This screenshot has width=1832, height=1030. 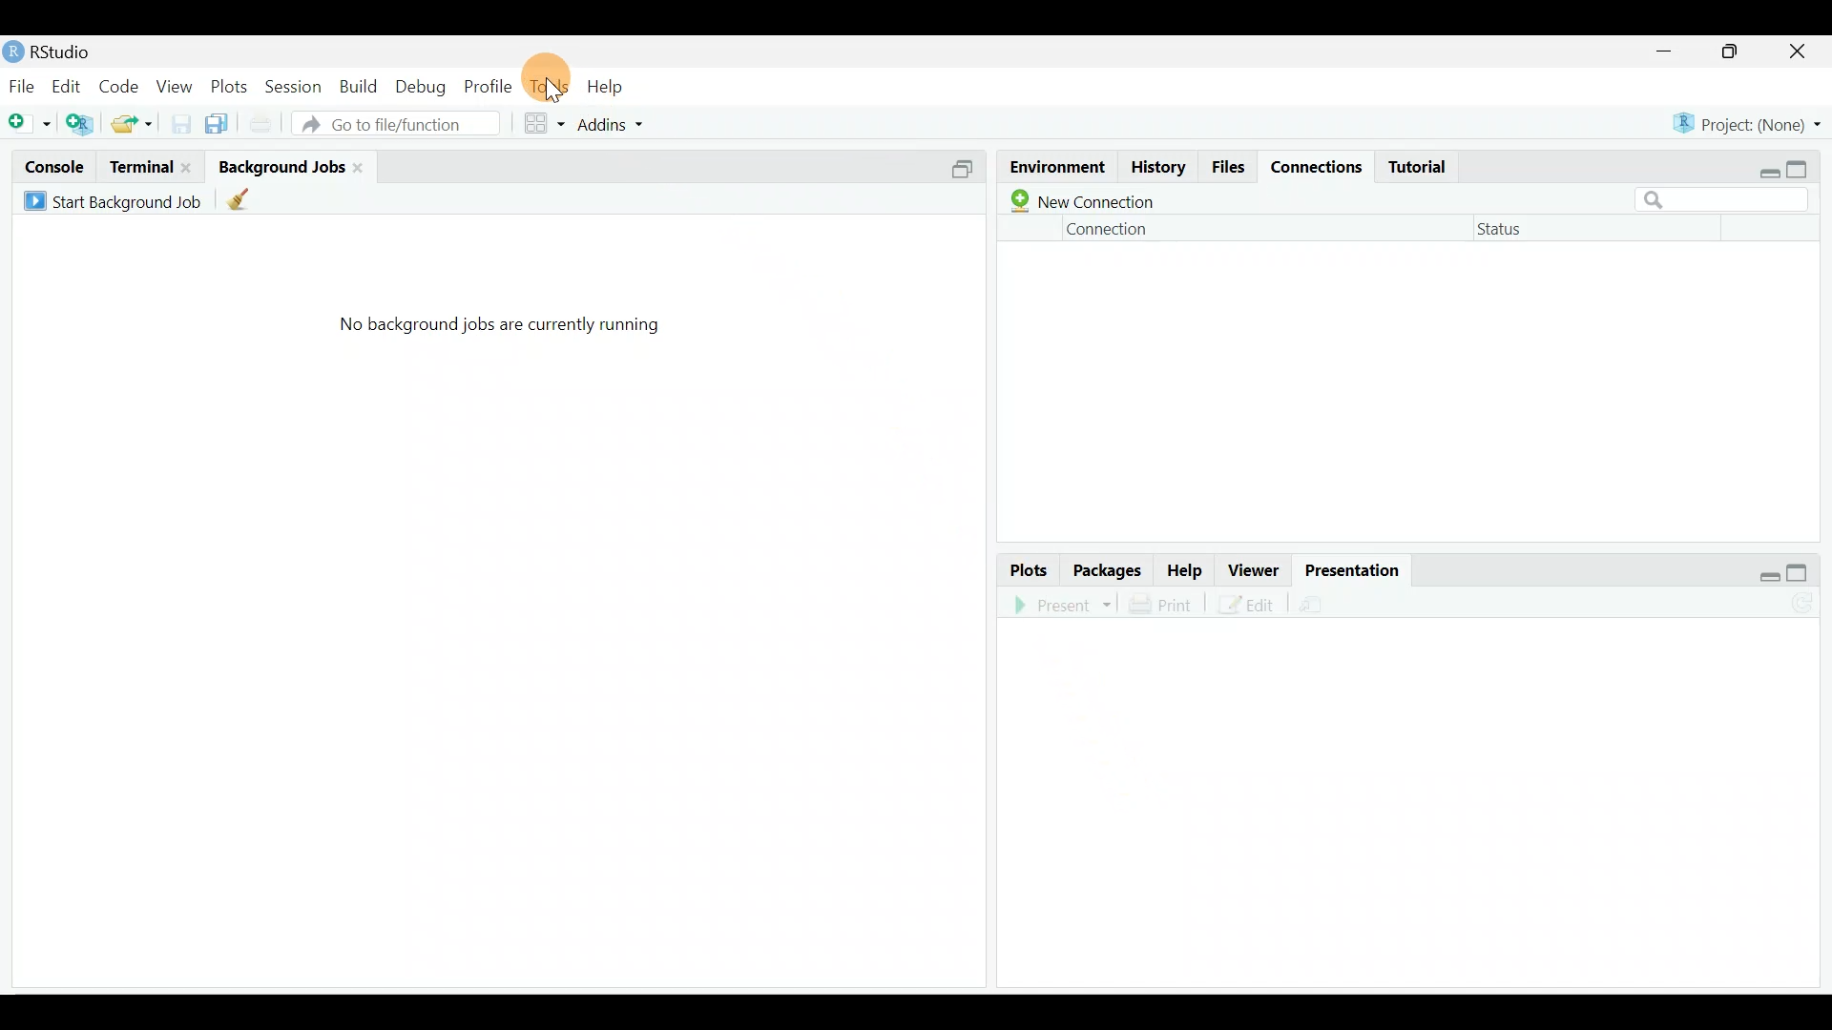 What do you see at coordinates (1513, 231) in the screenshot?
I see `Status` at bounding box center [1513, 231].